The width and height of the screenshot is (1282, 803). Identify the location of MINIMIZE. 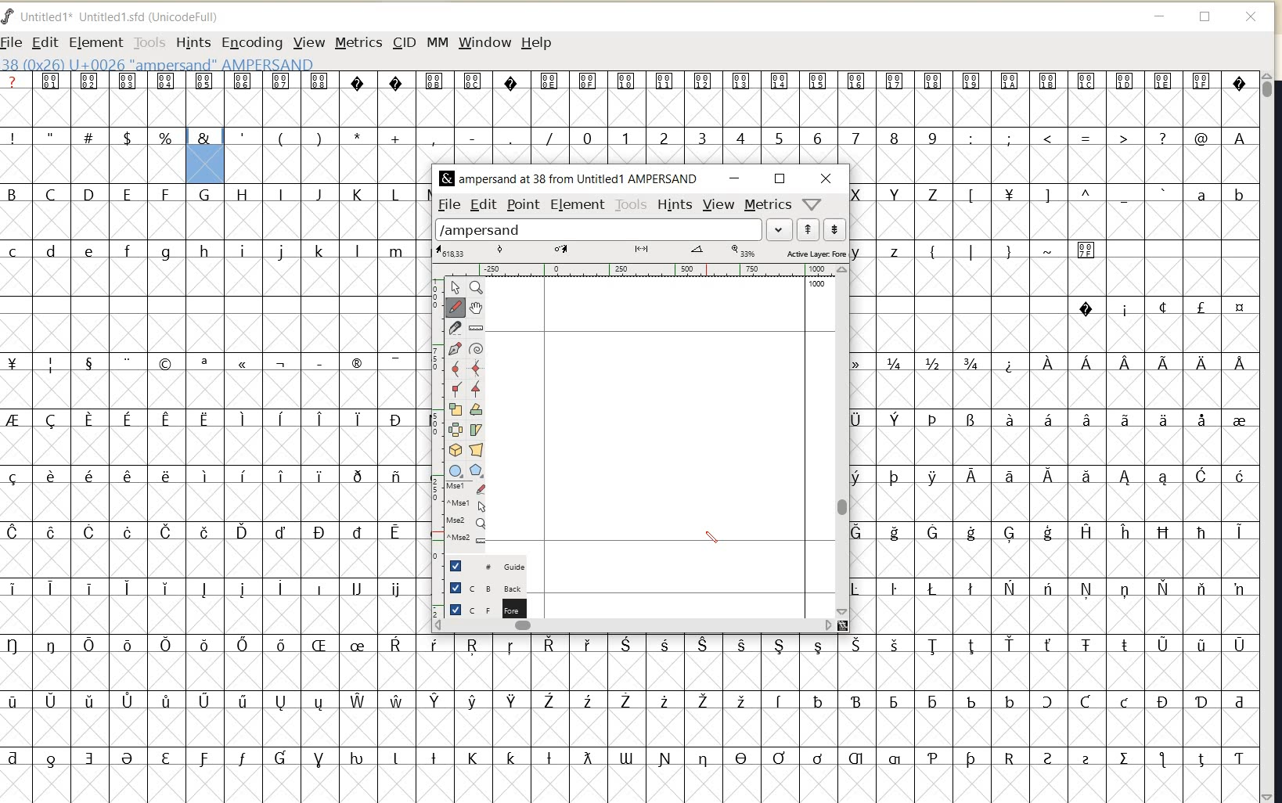
(738, 178).